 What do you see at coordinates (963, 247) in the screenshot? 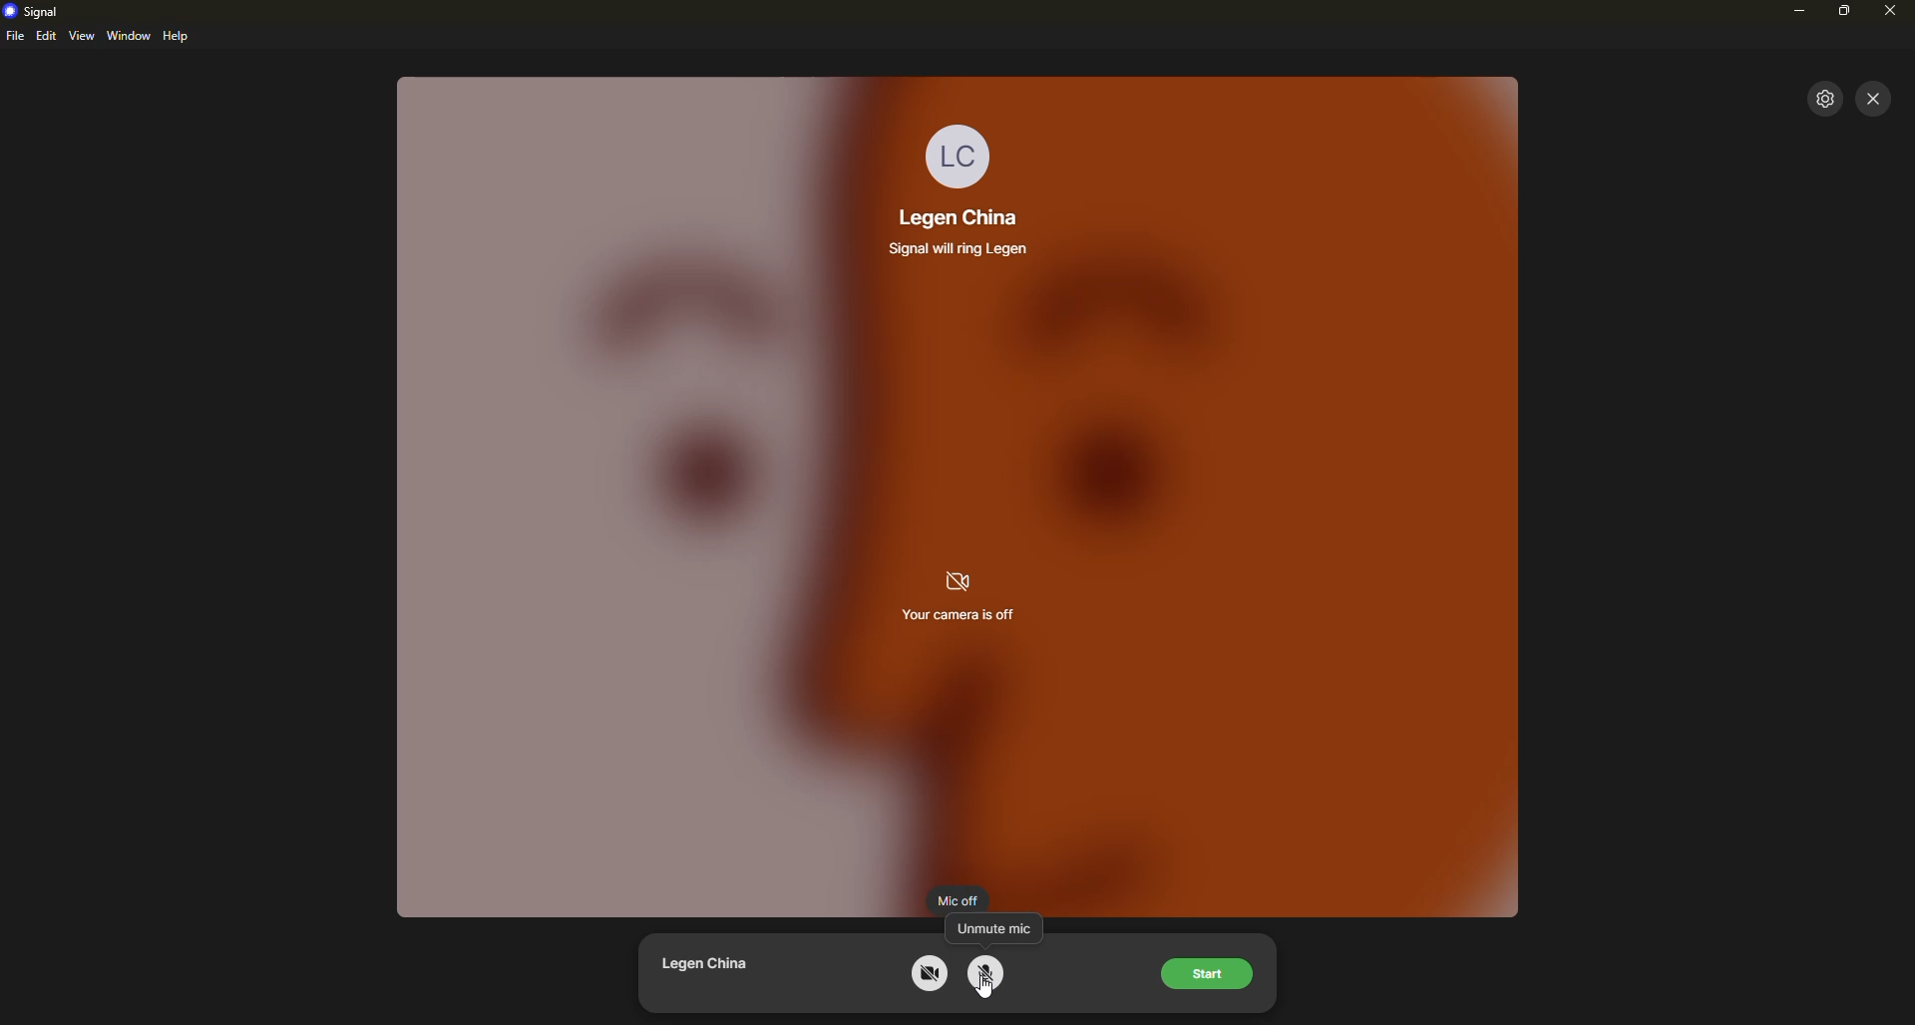
I see `info` at bounding box center [963, 247].